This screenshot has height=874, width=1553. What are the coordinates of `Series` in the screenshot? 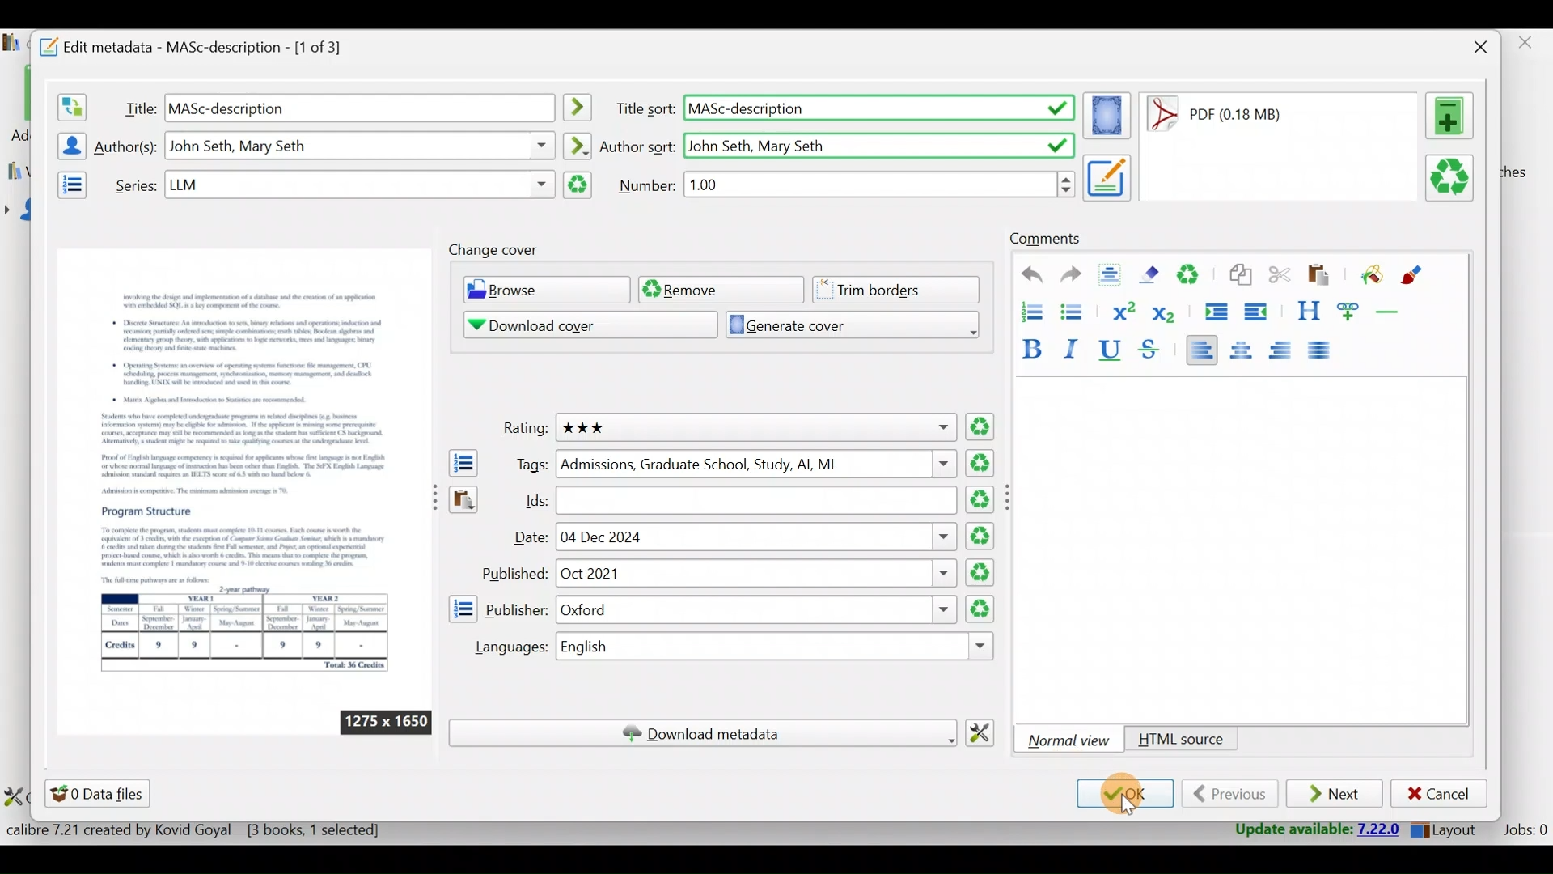 It's located at (132, 184).